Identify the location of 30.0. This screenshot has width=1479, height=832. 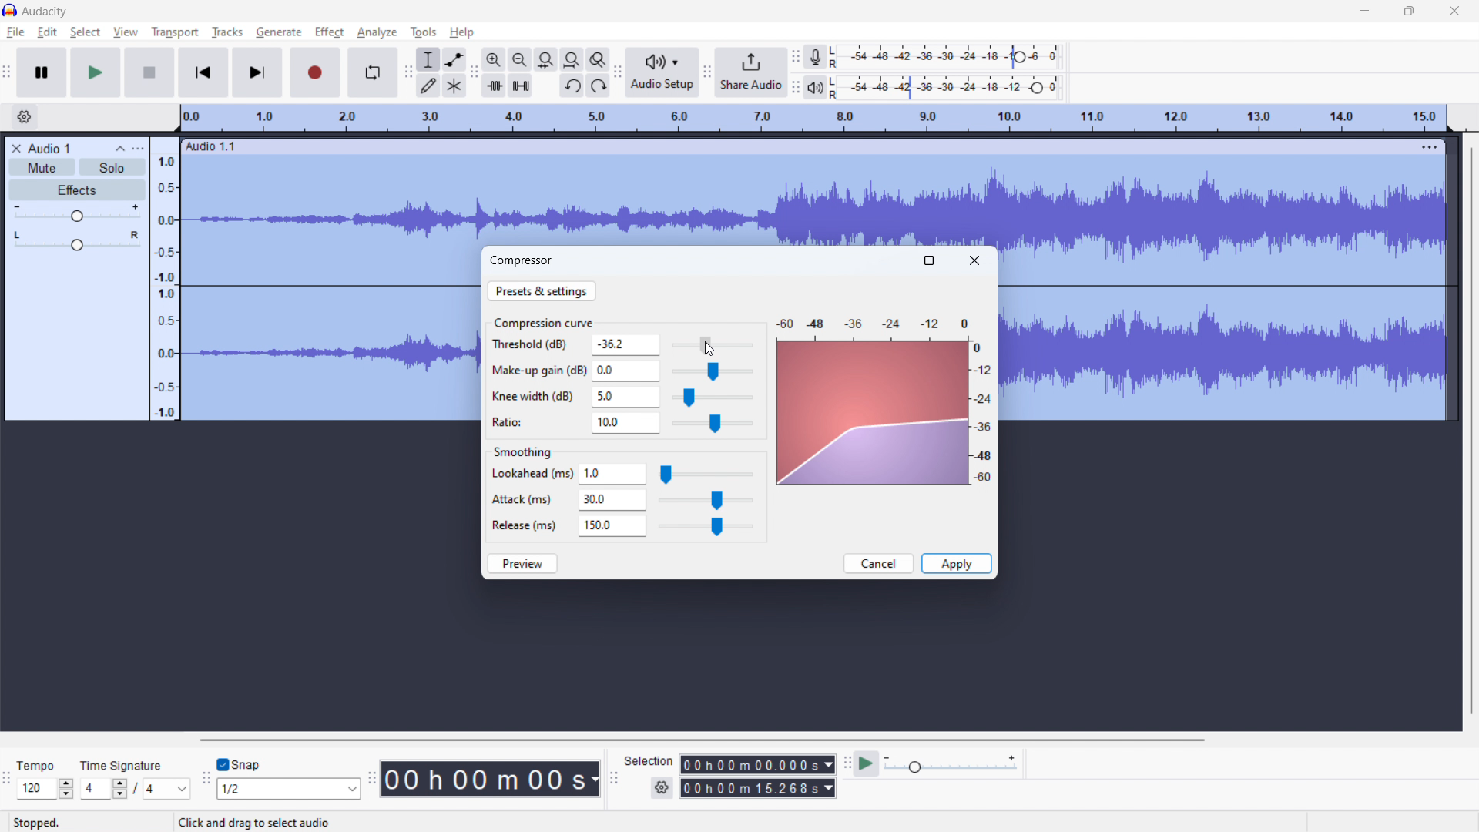
(612, 501).